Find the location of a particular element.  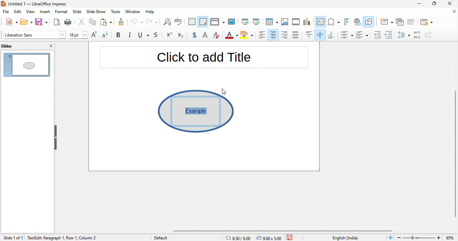

save the document is located at coordinates (292, 237).